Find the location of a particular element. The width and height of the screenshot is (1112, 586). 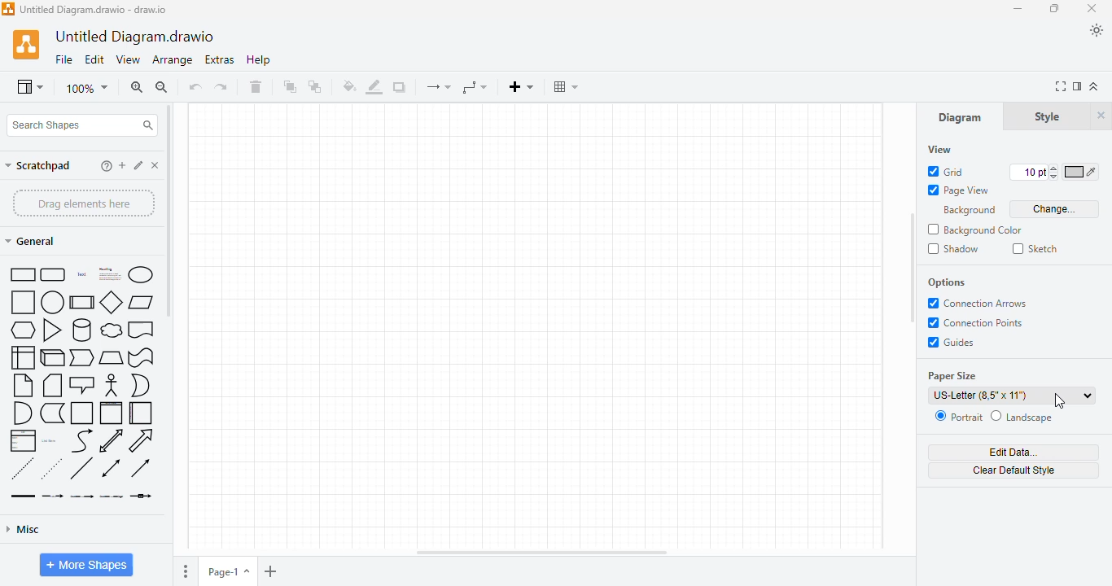

connection points is located at coordinates (974, 323).